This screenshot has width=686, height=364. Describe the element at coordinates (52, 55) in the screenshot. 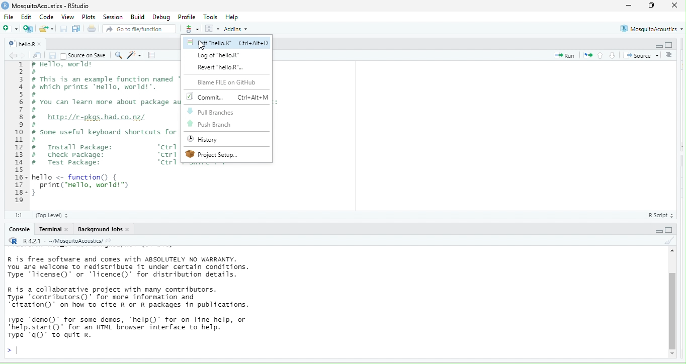

I see `save current document` at that location.